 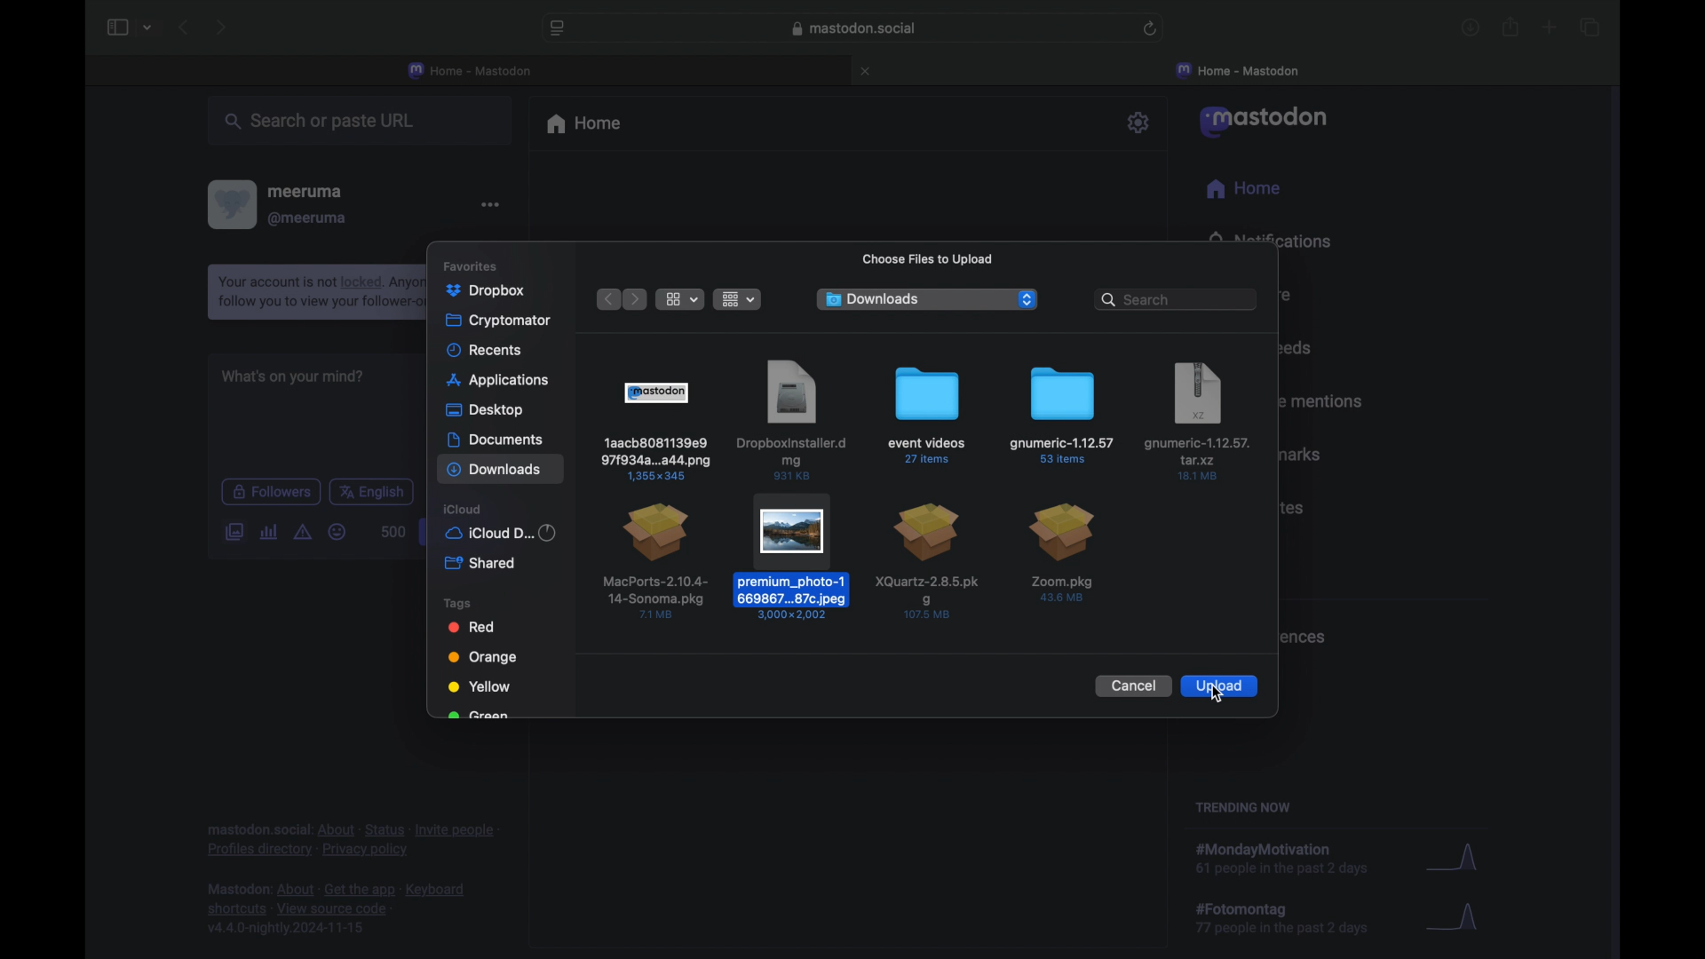 What do you see at coordinates (1224, 686) in the screenshot?
I see `upload` at bounding box center [1224, 686].